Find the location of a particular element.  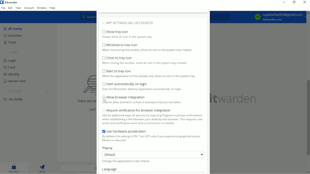

Start to tray icon is located at coordinates (118, 71).